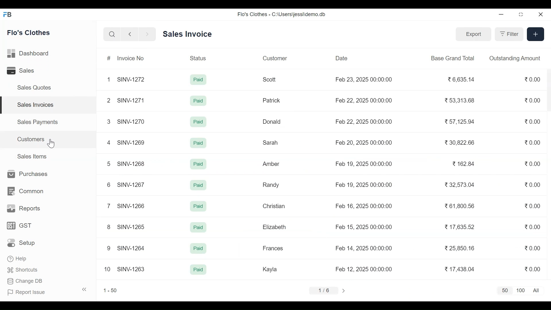 This screenshot has height=310, width=551. I want to click on Sarah, so click(271, 142).